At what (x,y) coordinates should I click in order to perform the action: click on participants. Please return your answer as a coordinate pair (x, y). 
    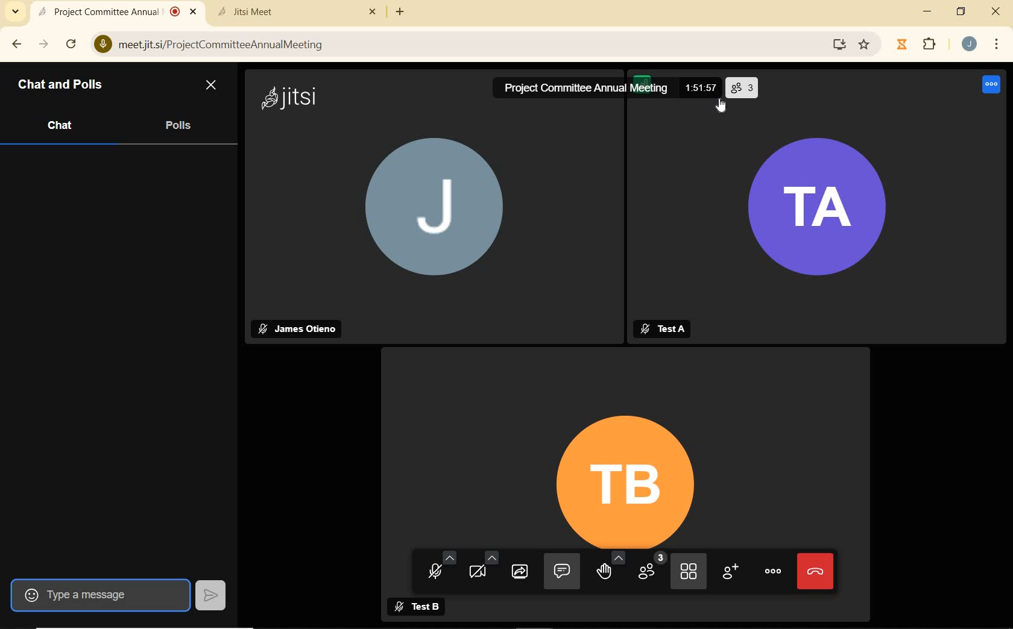
    Looking at the image, I should click on (652, 568).